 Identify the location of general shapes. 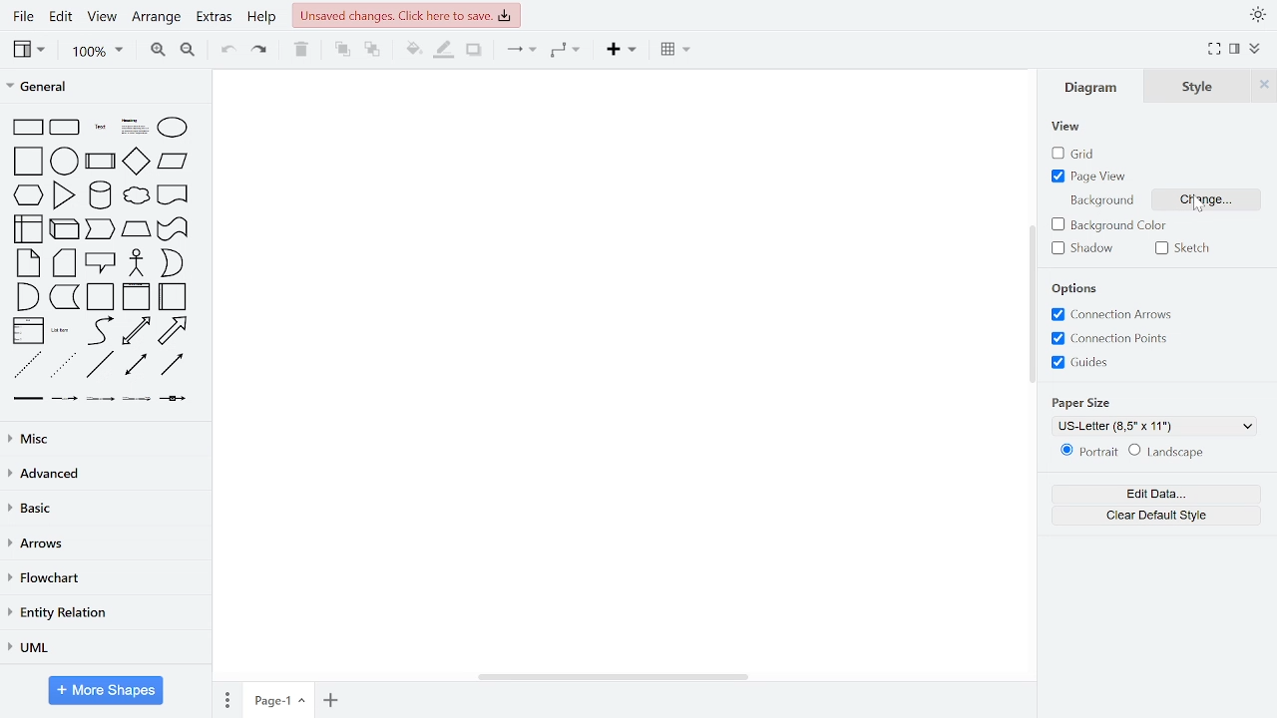
(135, 261).